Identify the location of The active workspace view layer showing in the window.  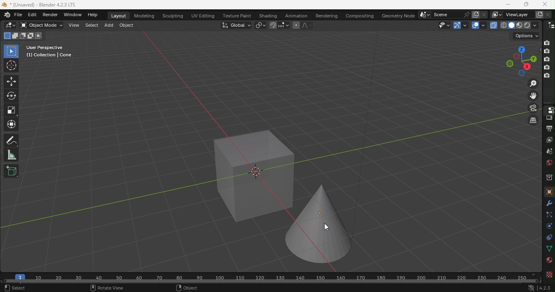
(496, 15).